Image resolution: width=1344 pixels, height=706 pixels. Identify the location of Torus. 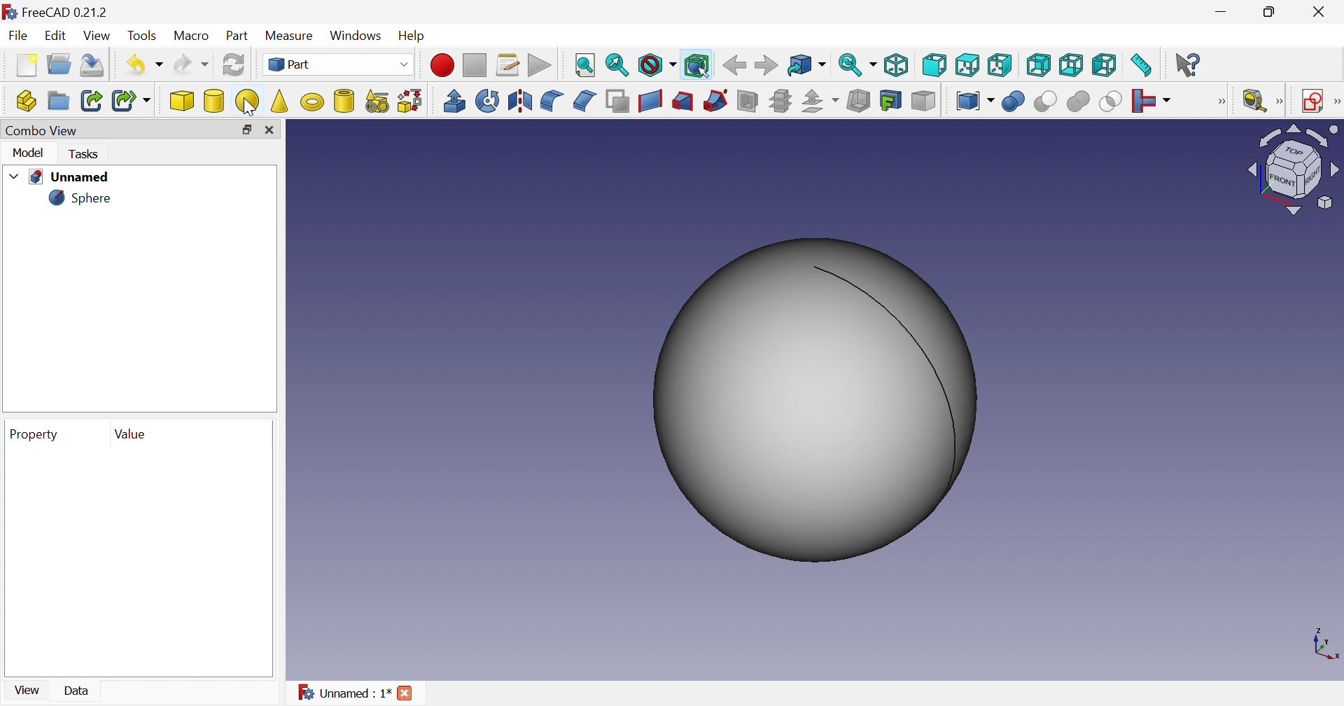
(311, 101).